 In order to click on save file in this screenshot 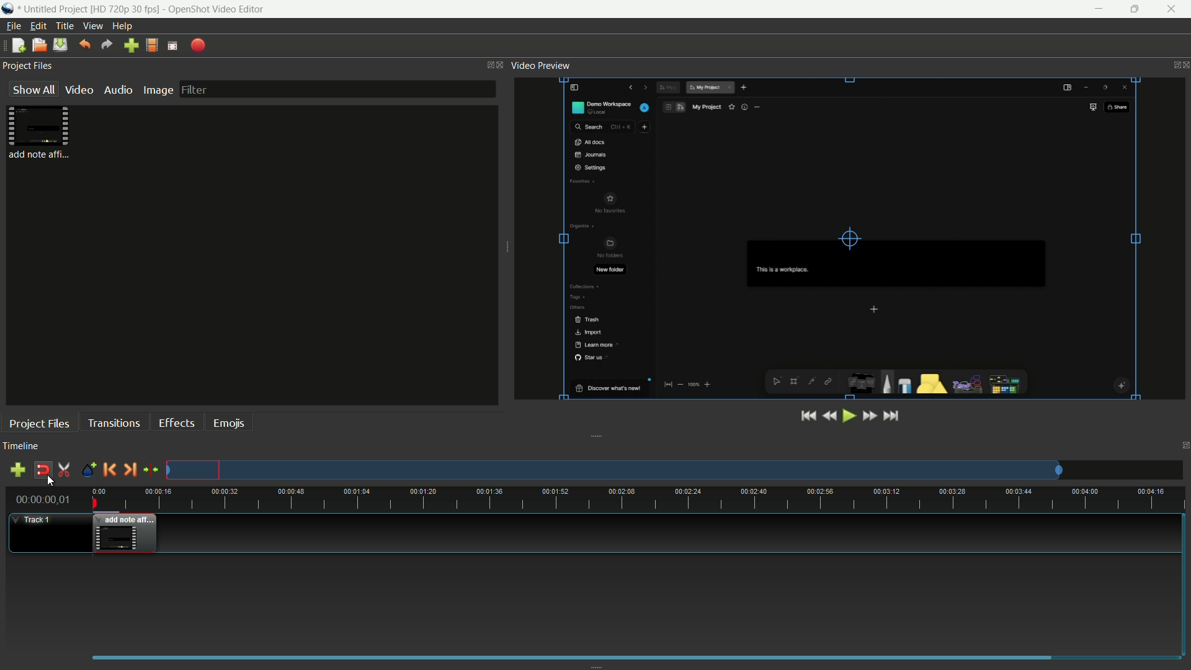, I will do `click(59, 45)`.